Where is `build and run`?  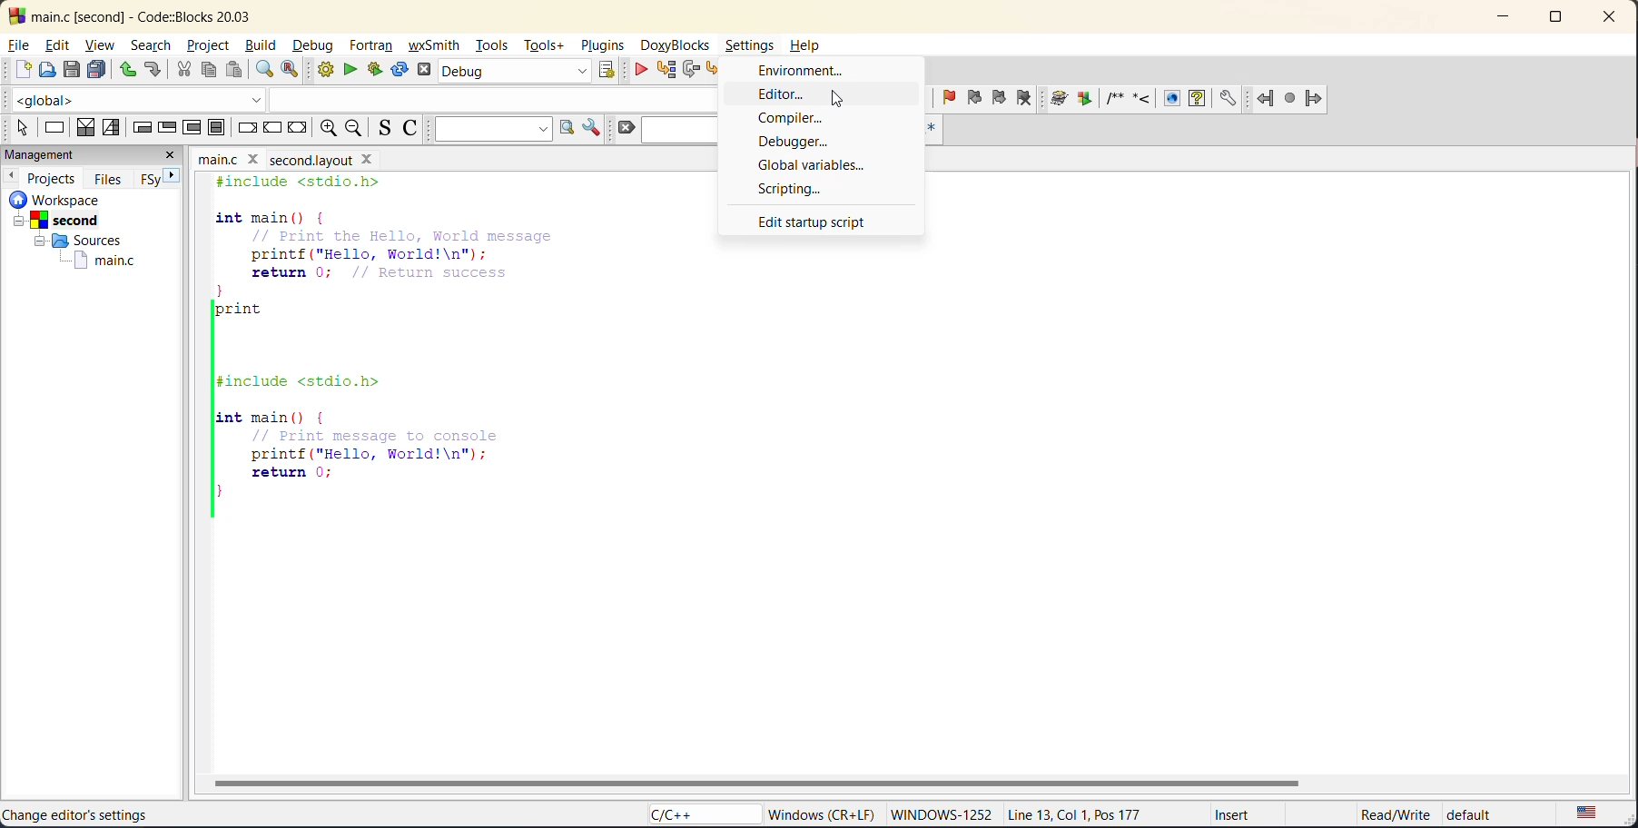 build and run is located at coordinates (381, 69).